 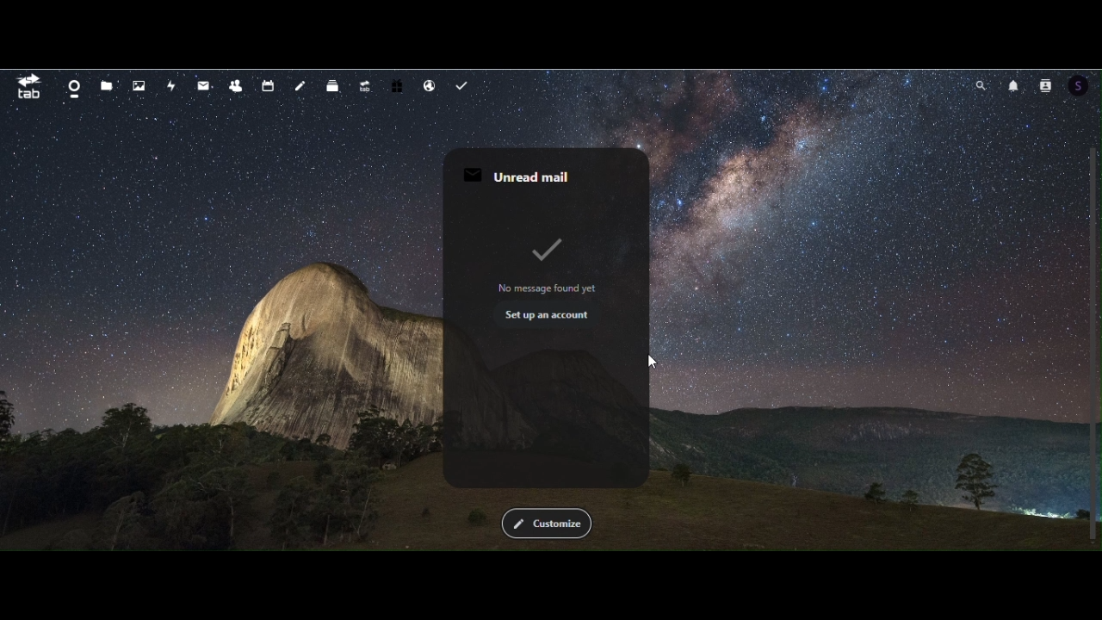 I want to click on dashboard, so click(x=75, y=87).